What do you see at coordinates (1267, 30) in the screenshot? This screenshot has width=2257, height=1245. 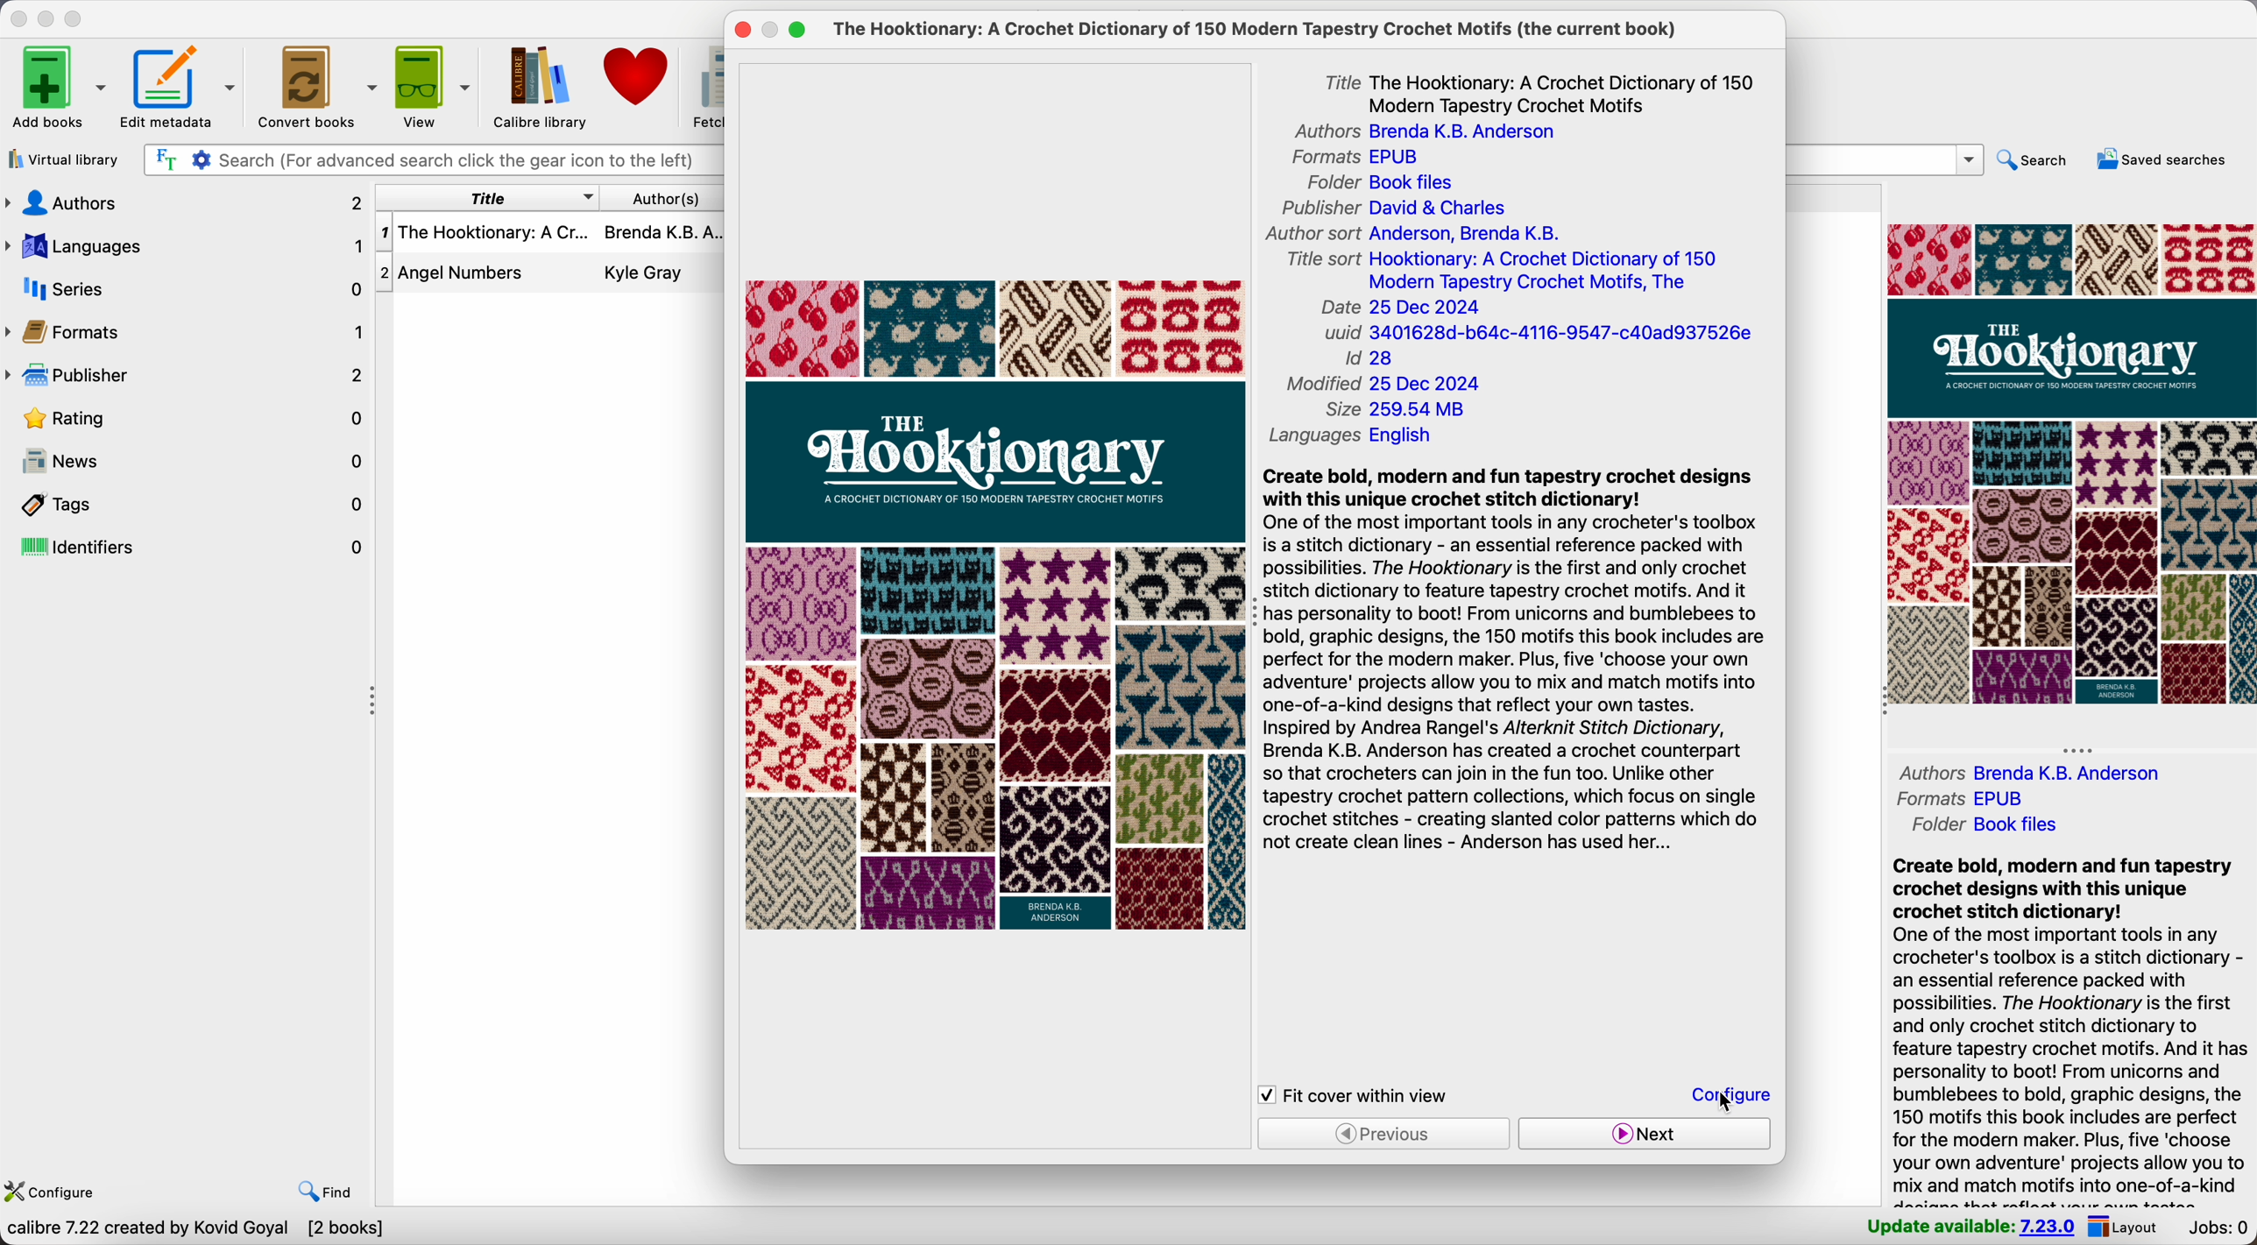 I see `current book` at bounding box center [1267, 30].